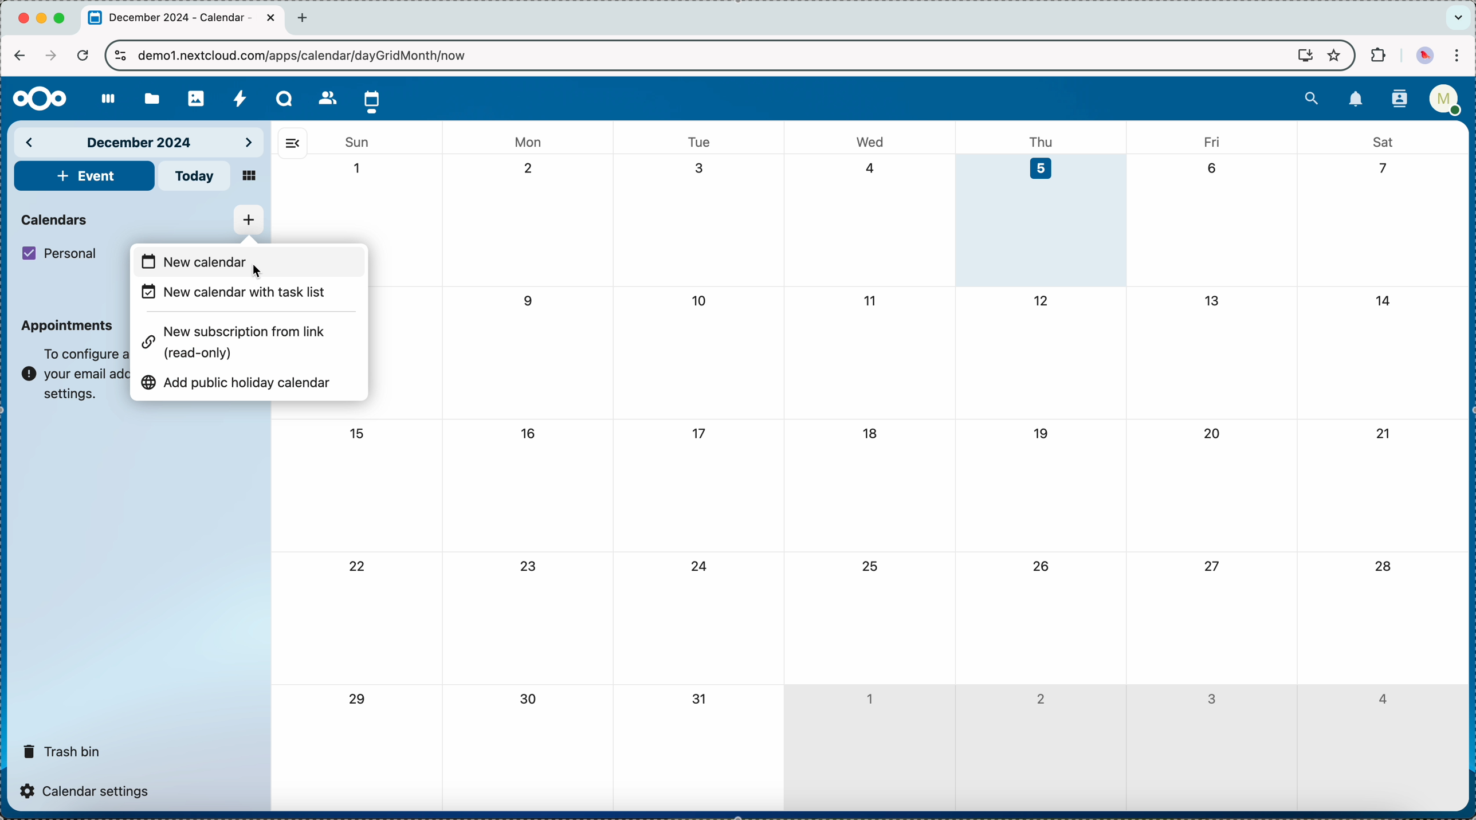 The image size is (1476, 820). What do you see at coordinates (1210, 141) in the screenshot?
I see `fri` at bounding box center [1210, 141].